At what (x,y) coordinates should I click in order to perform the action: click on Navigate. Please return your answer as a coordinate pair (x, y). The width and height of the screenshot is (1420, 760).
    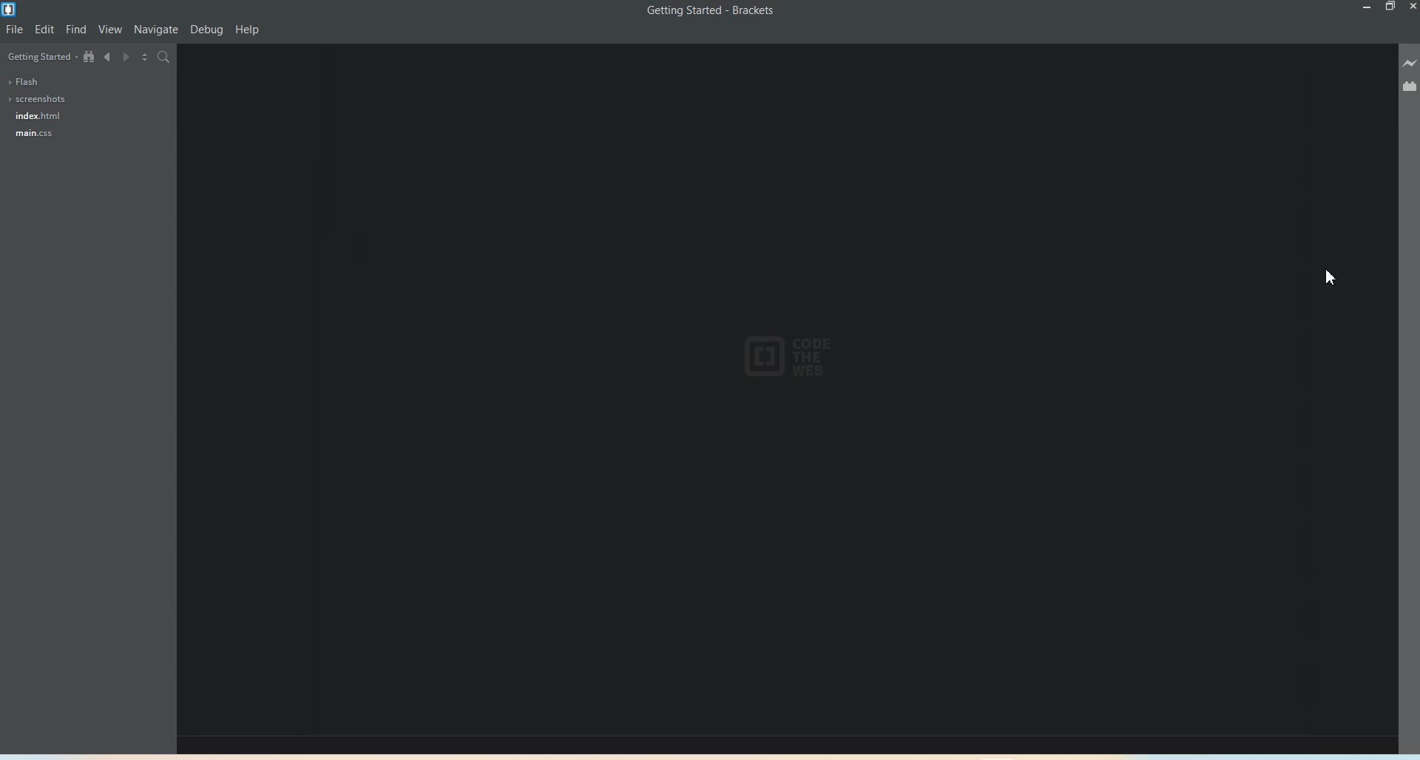
    Looking at the image, I should click on (156, 30).